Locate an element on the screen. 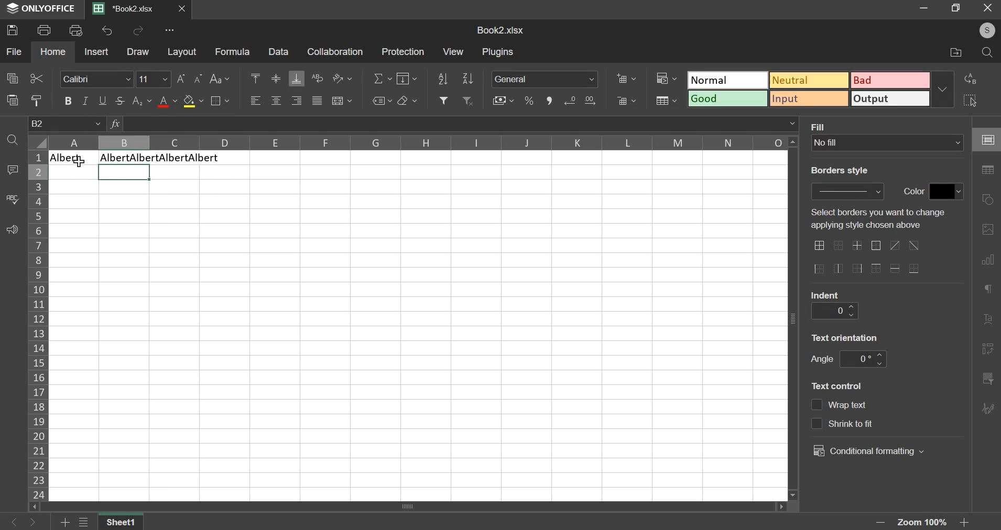 Image resolution: width=1001 pixels, height=530 pixels. function is located at coordinates (115, 123).